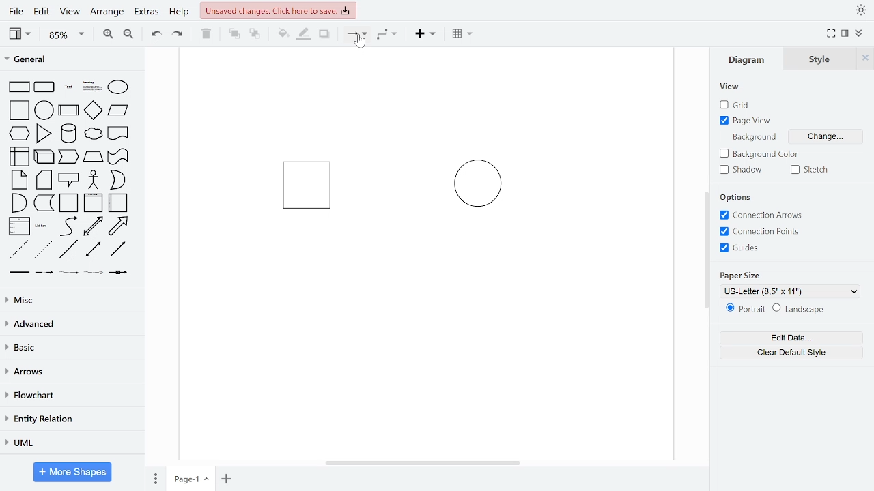 This screenshot has height=491, width=874. Describe the element at coordinates (45, 180) in the screenshot. I see `card` at that location.